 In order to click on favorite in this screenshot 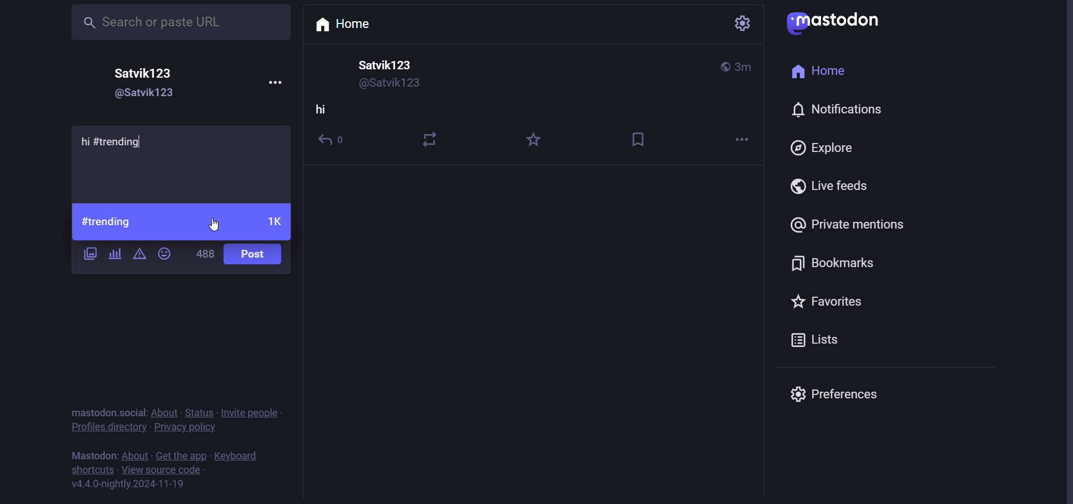, I will do `click(837, 305)`.